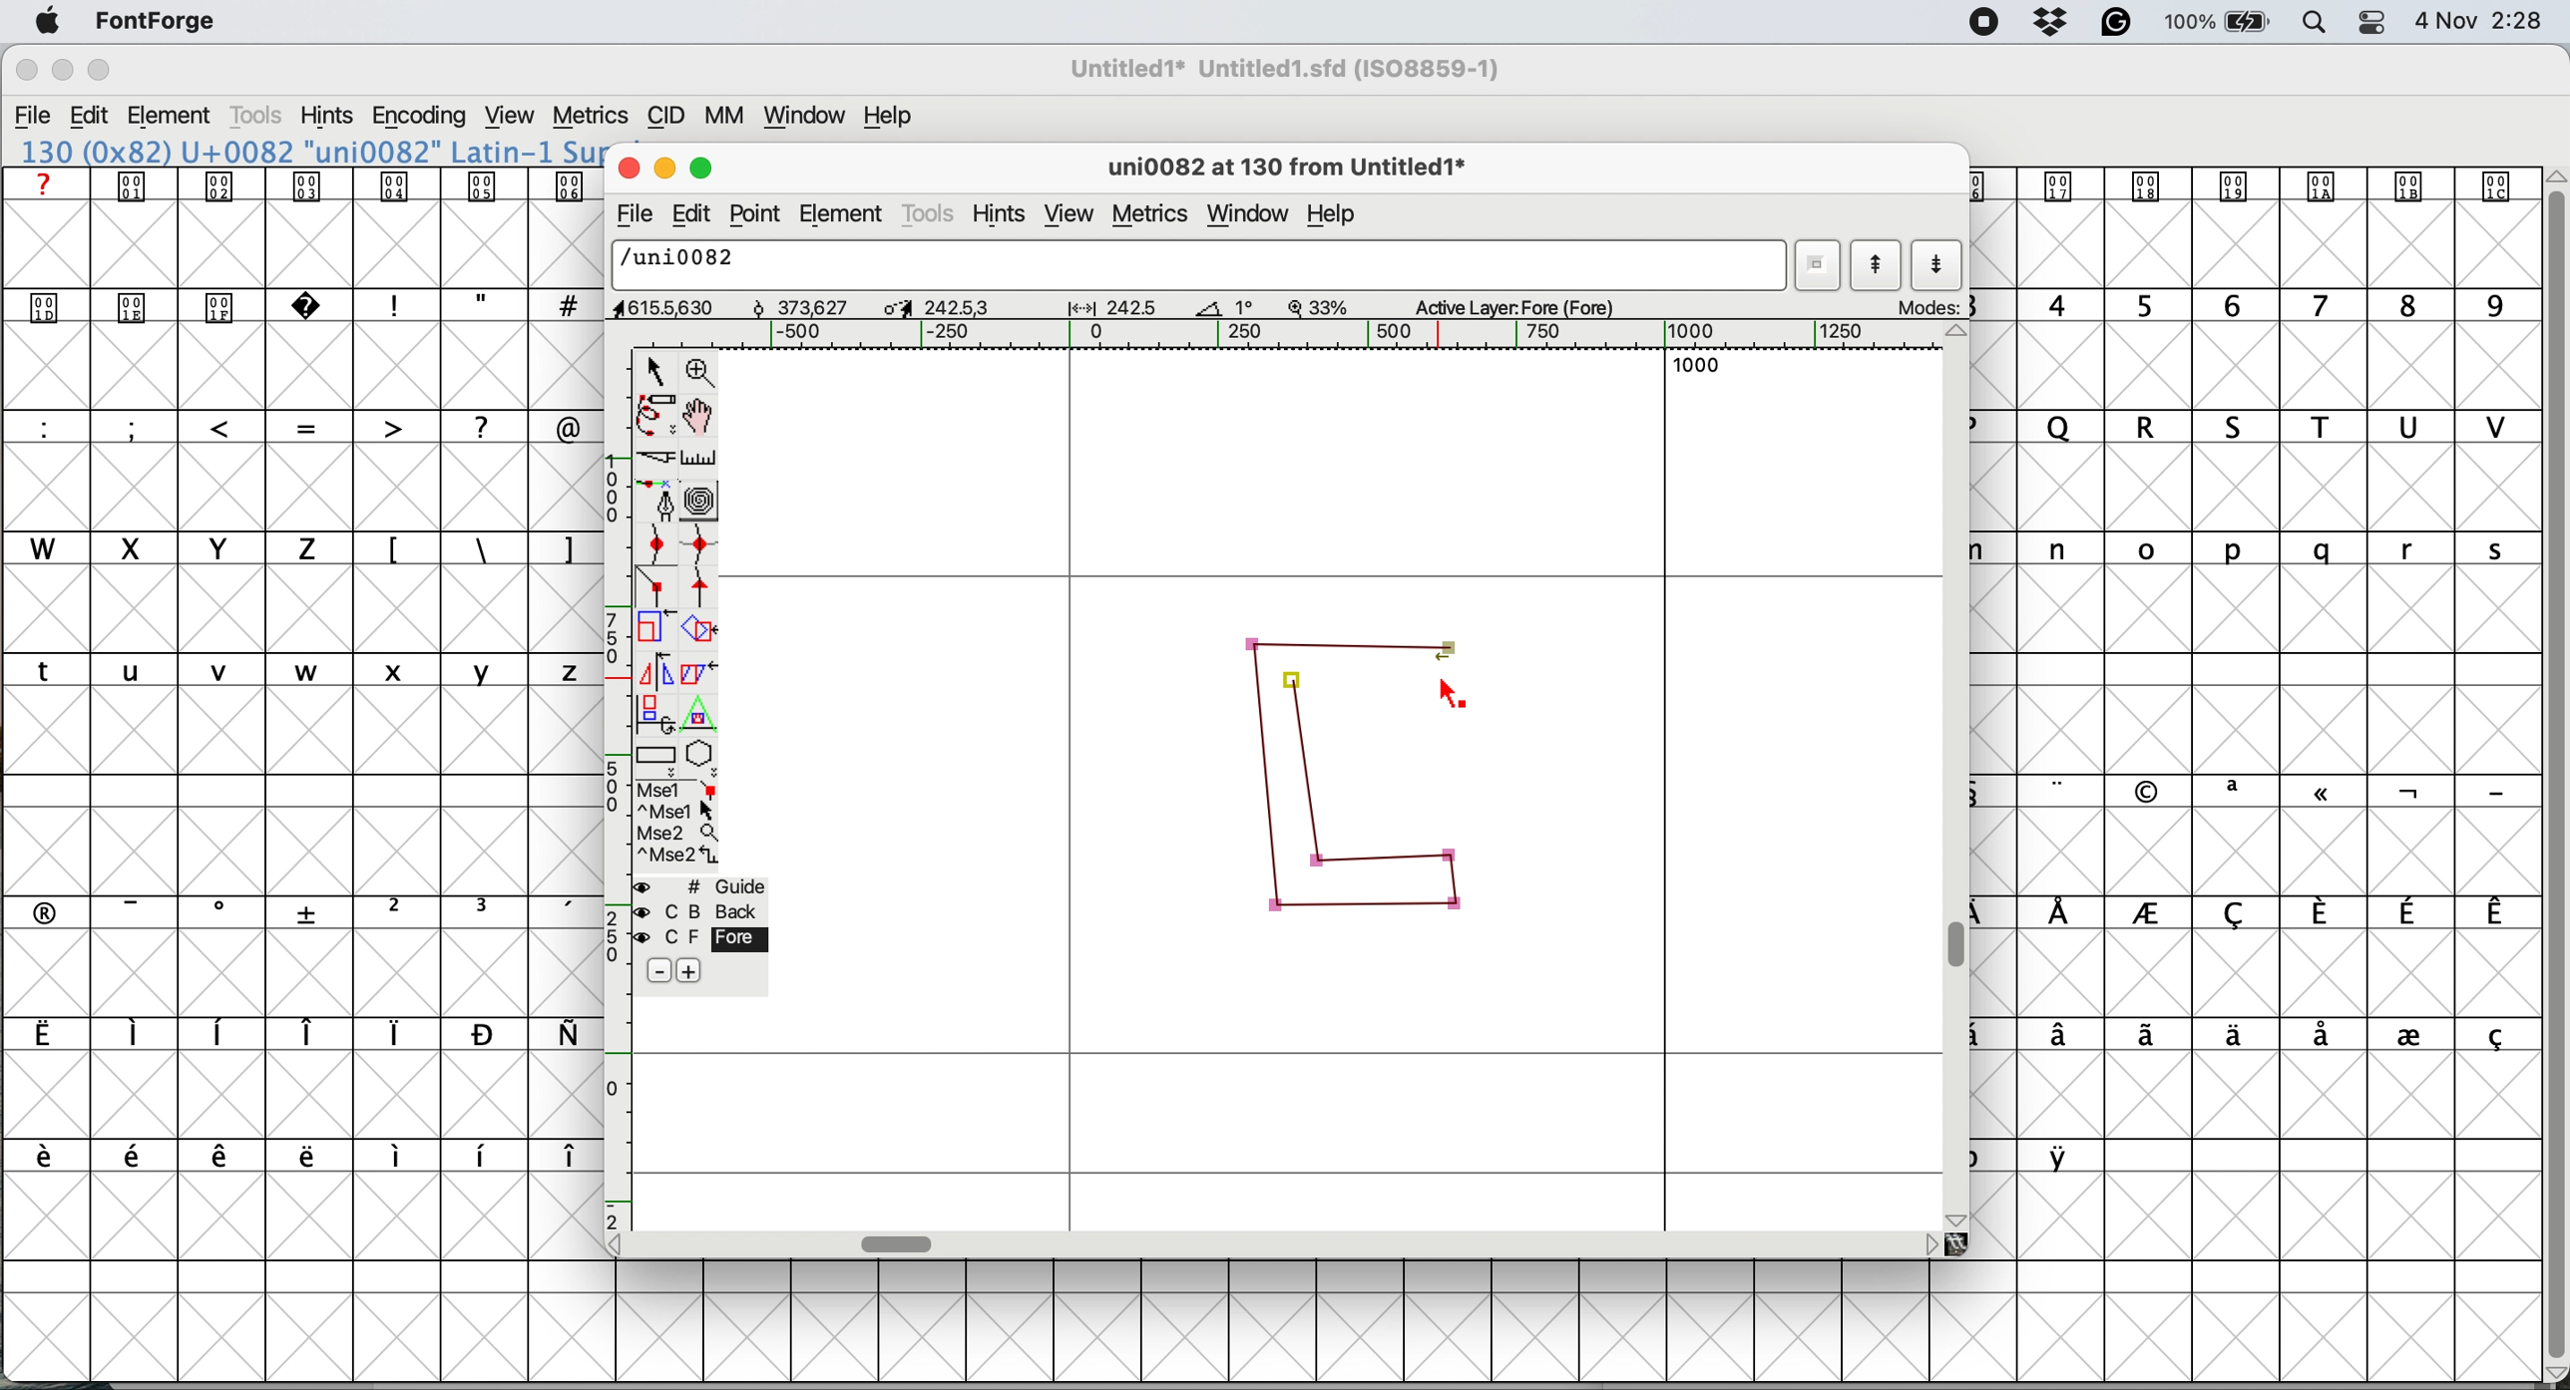  Describe the element at coordinates (700, 544) in the screenshot. I see `add a curve point horizontal or vertical` at that location.